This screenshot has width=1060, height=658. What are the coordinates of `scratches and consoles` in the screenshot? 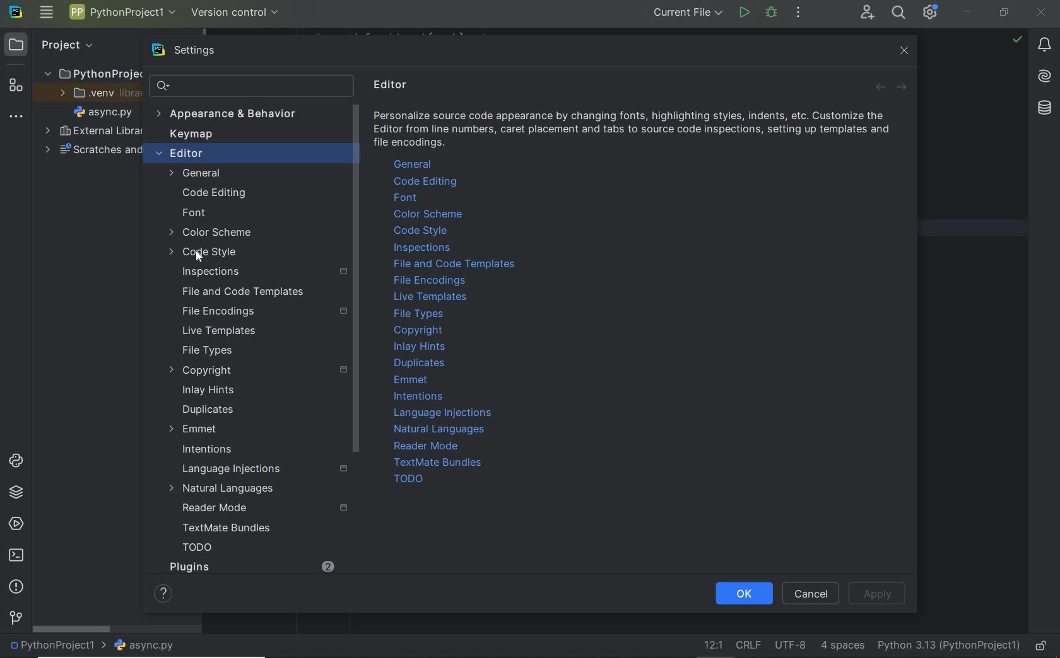 It's located at (87, 151).